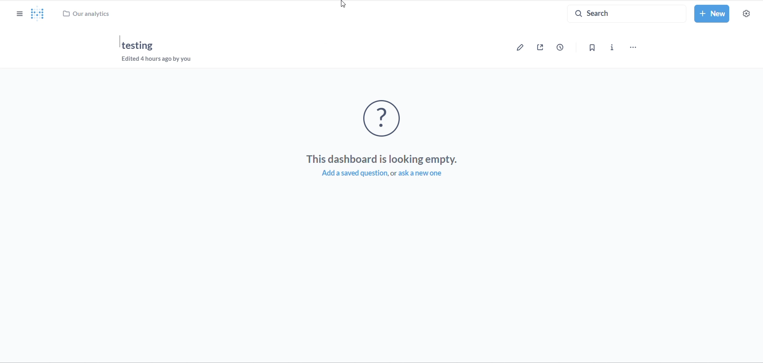 The image size is (763, 363). Describe the element at coordinates (140, 46) in the screenshot. I see `testing` at that location.